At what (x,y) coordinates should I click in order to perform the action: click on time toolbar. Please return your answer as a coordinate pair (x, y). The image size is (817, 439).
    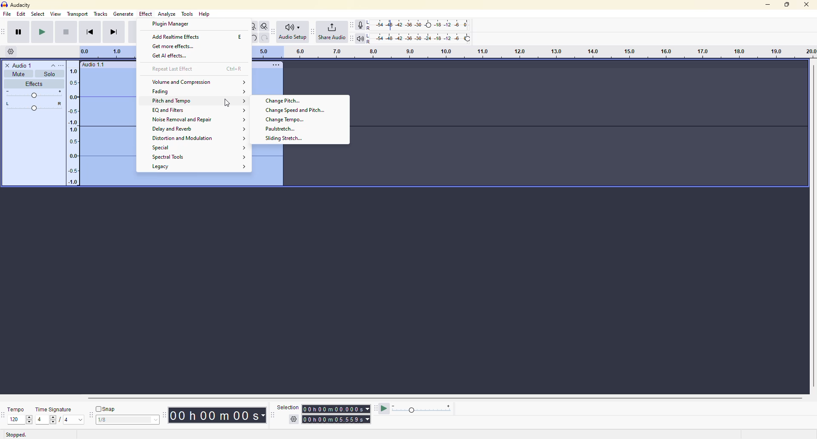
    Looking at the image, I should click on (166, 414).